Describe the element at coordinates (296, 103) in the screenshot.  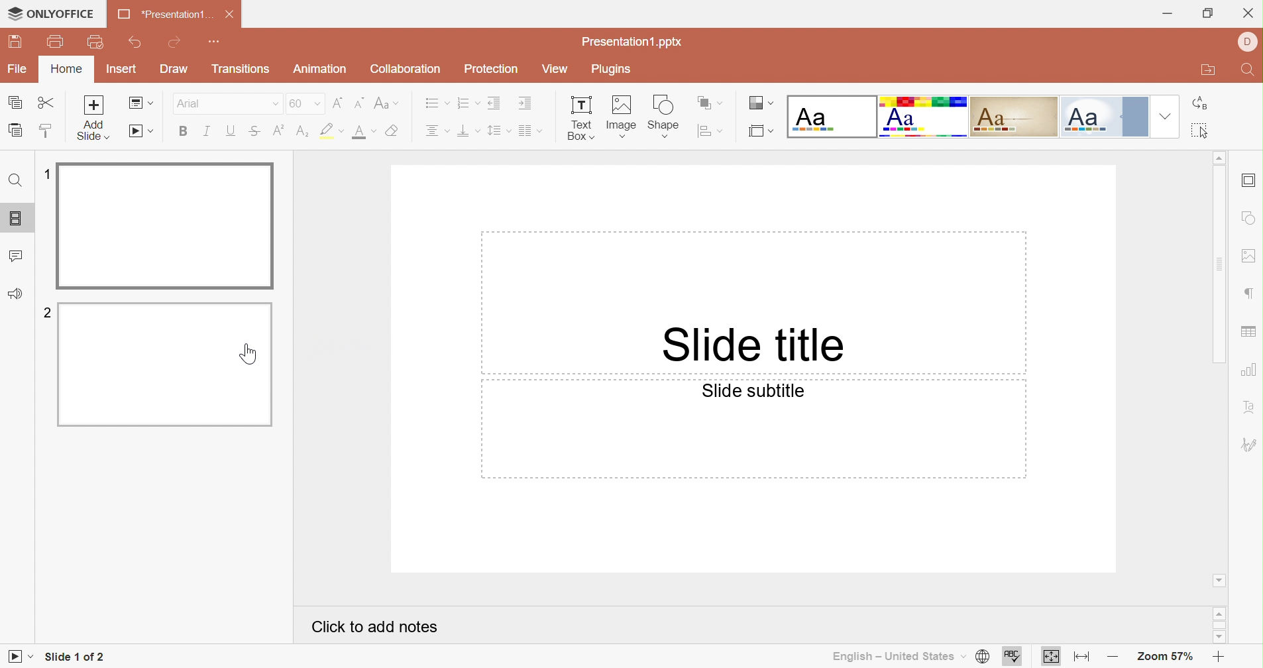
I see `60` at that location.